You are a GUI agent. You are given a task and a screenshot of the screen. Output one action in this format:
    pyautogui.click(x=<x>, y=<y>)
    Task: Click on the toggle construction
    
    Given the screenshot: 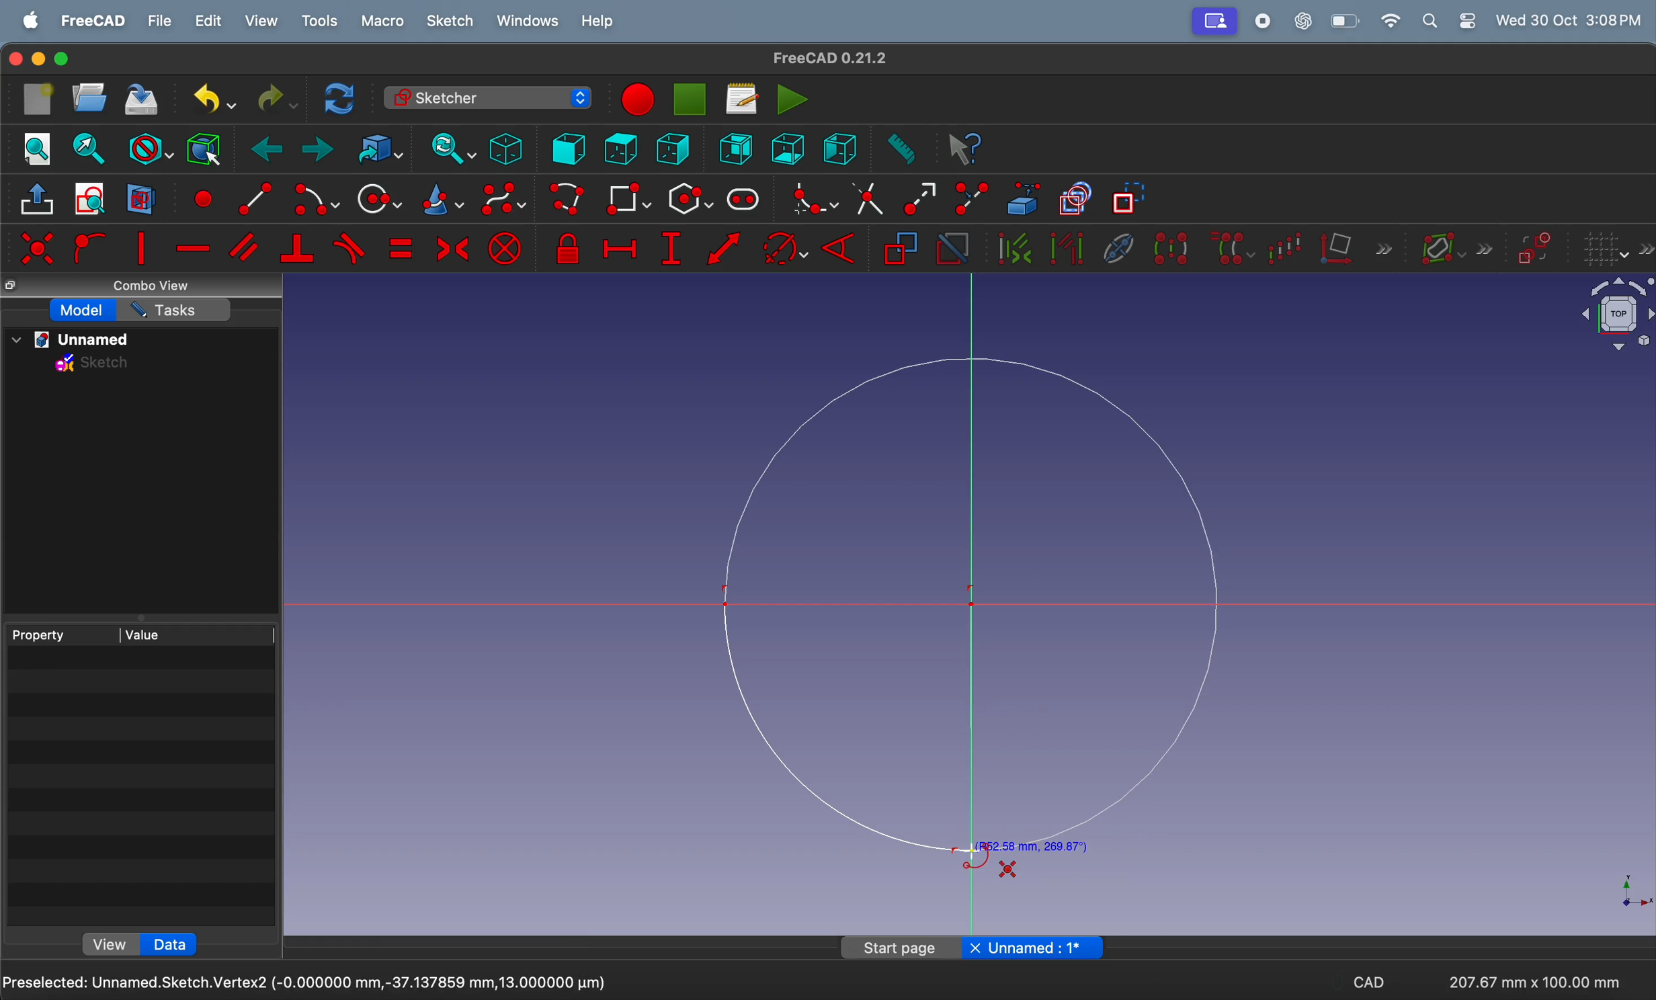 What is the action you would take?
    pyautogui.click(x=1130, y=200)
    